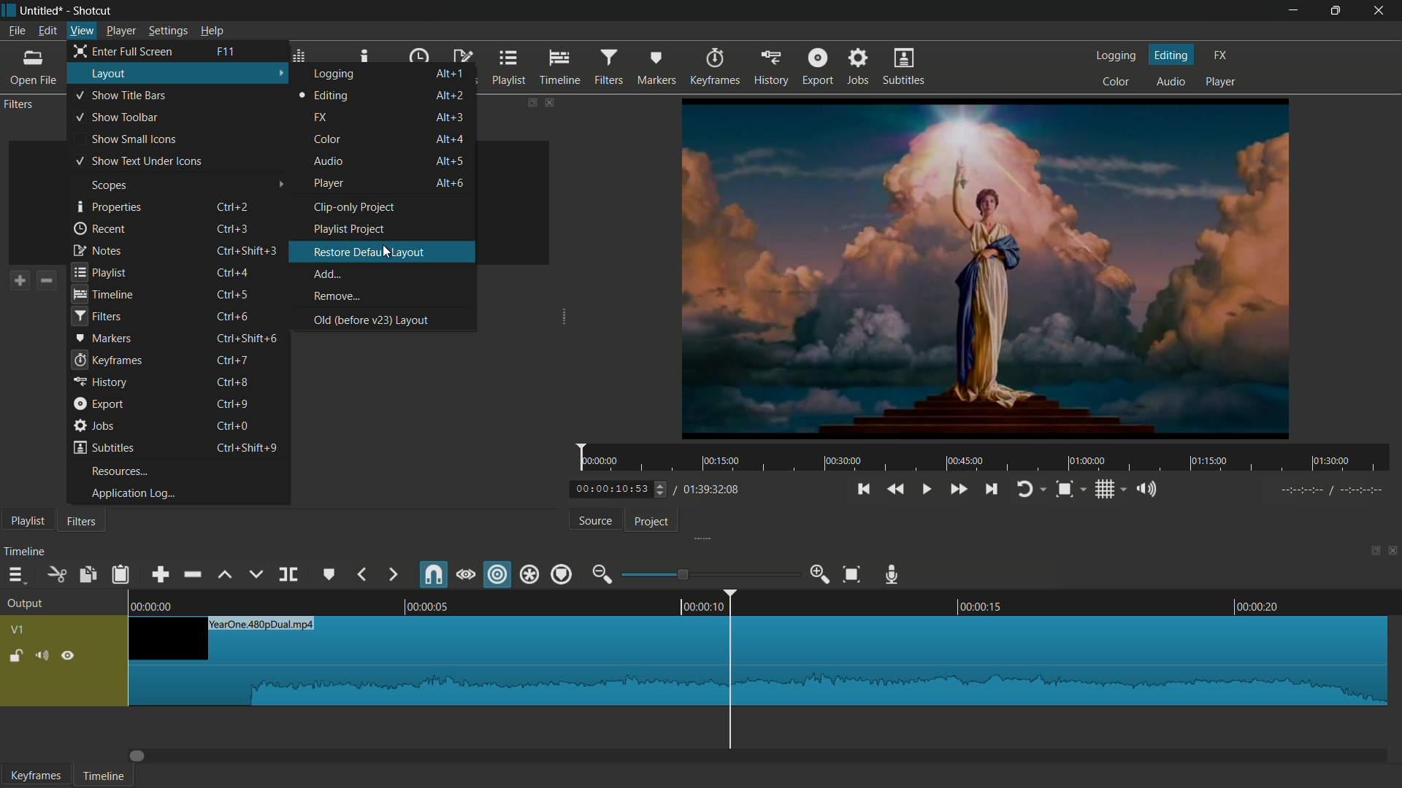 Image resolution: width=1402 pixels, height=788 pixels. Describe the element at coordinates (93, 11) in the screenshot. I see `app name` at that location.